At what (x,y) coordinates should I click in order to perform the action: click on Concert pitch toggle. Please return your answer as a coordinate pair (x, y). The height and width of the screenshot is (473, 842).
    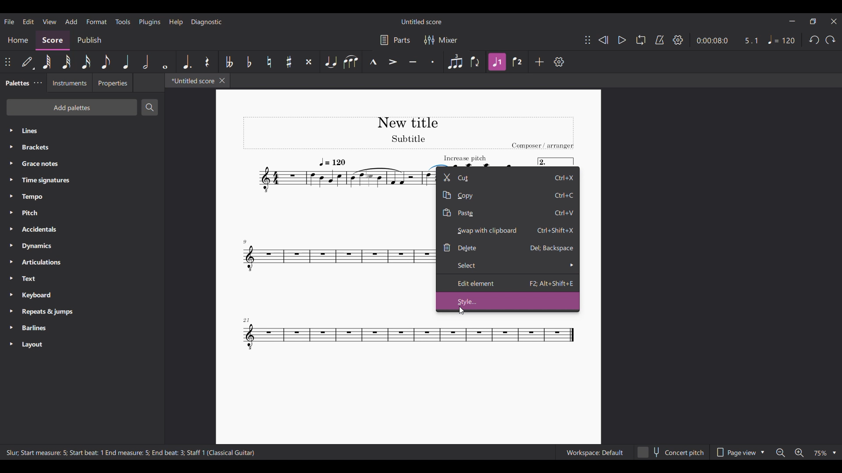
    Looking at the image, I should click on (671, 452).